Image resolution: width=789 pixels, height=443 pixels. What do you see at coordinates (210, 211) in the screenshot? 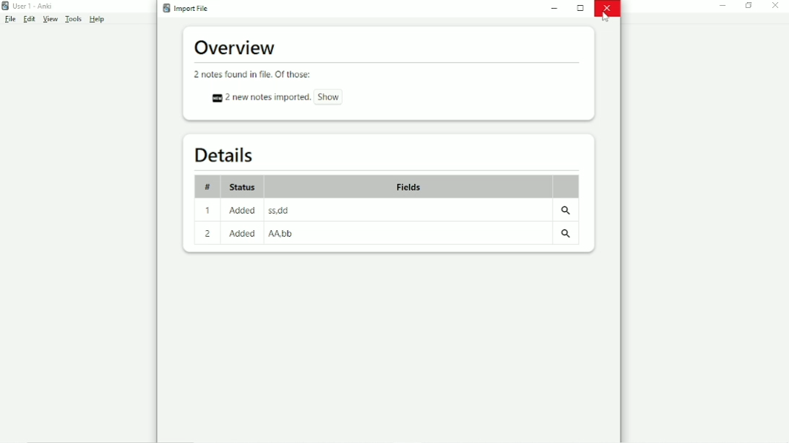
I see `1` at bounding box center [210, 211].